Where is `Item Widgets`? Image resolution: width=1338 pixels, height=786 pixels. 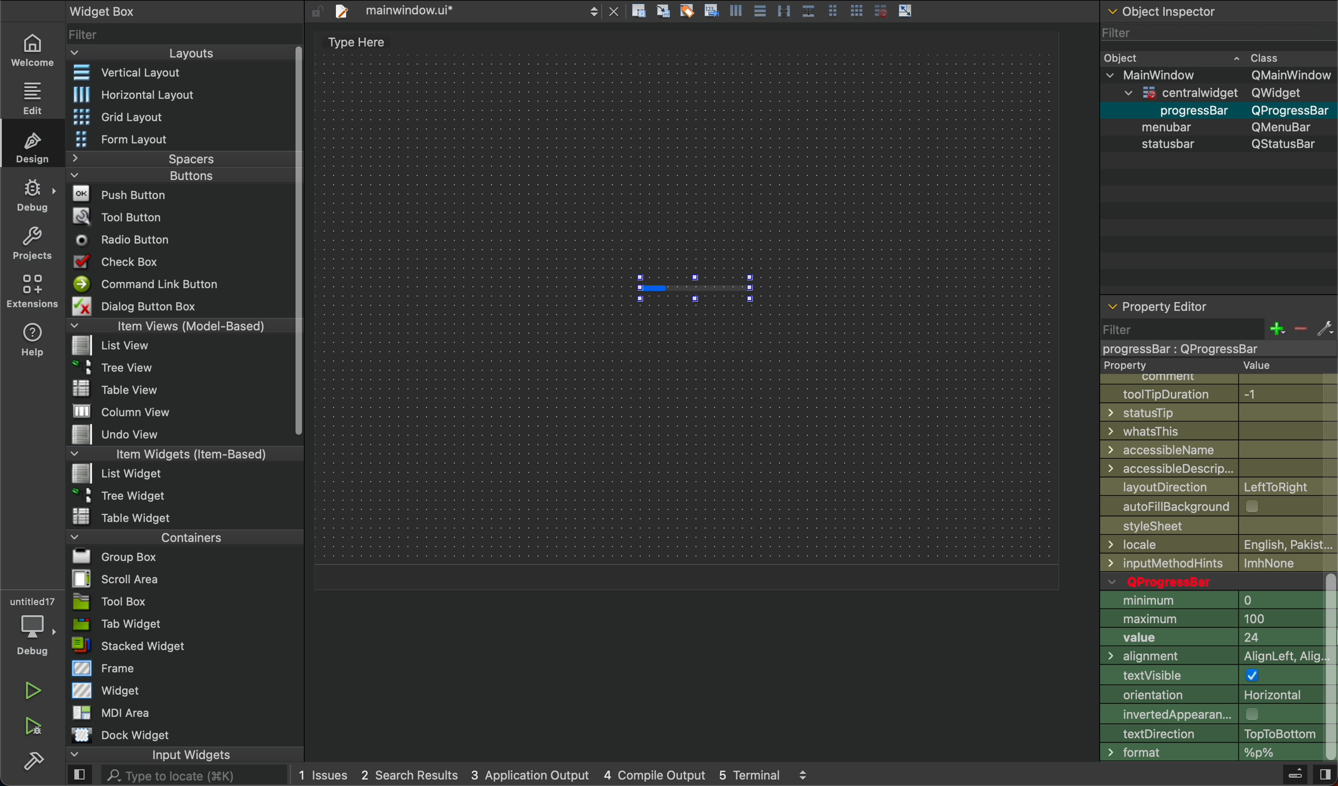
Item Widgets is located at coordinates (167, 453).